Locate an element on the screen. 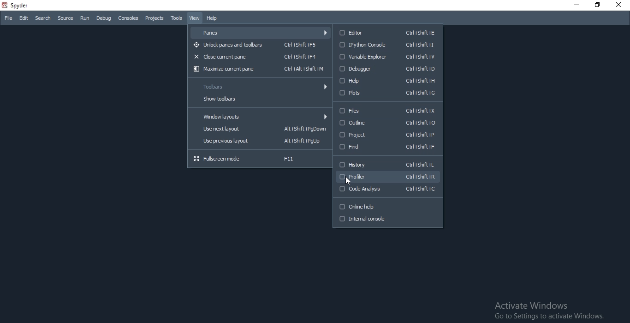  File is located at coordinates (8, 19).